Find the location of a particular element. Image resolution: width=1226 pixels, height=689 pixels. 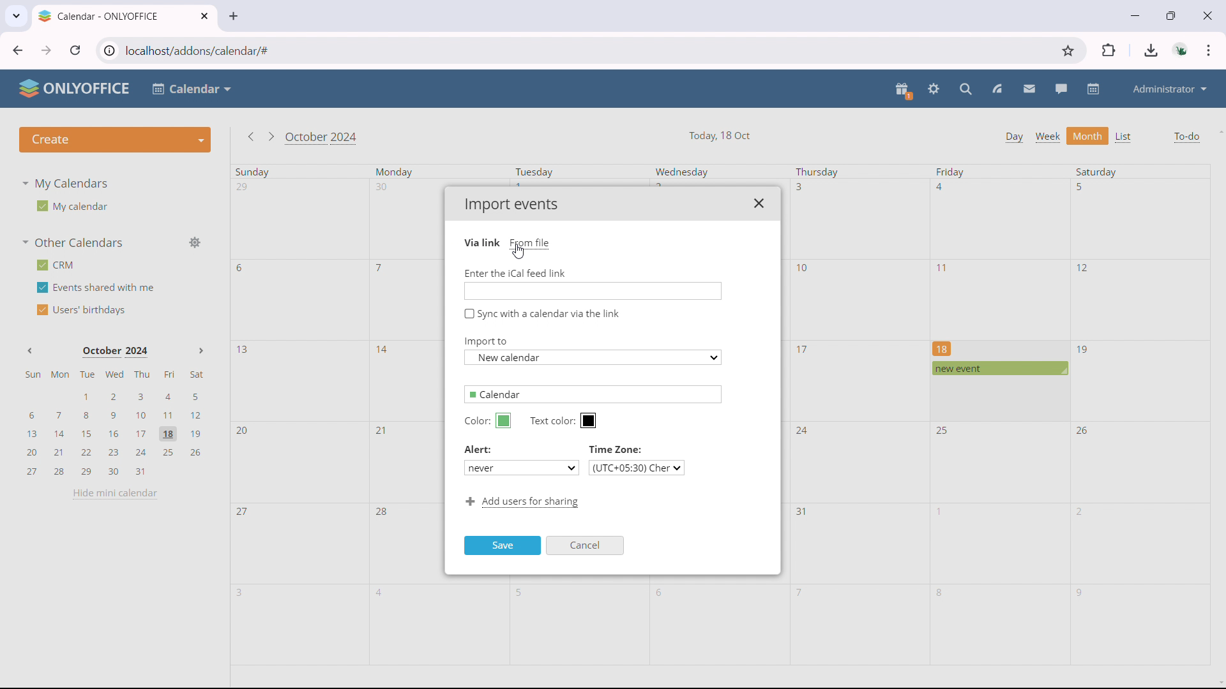

search is located at coordinates (967, 89).